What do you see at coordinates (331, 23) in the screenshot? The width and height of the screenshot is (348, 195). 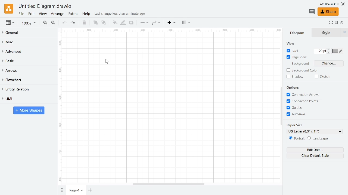 I see `Fullscreen` at bounding box center [331, 23].